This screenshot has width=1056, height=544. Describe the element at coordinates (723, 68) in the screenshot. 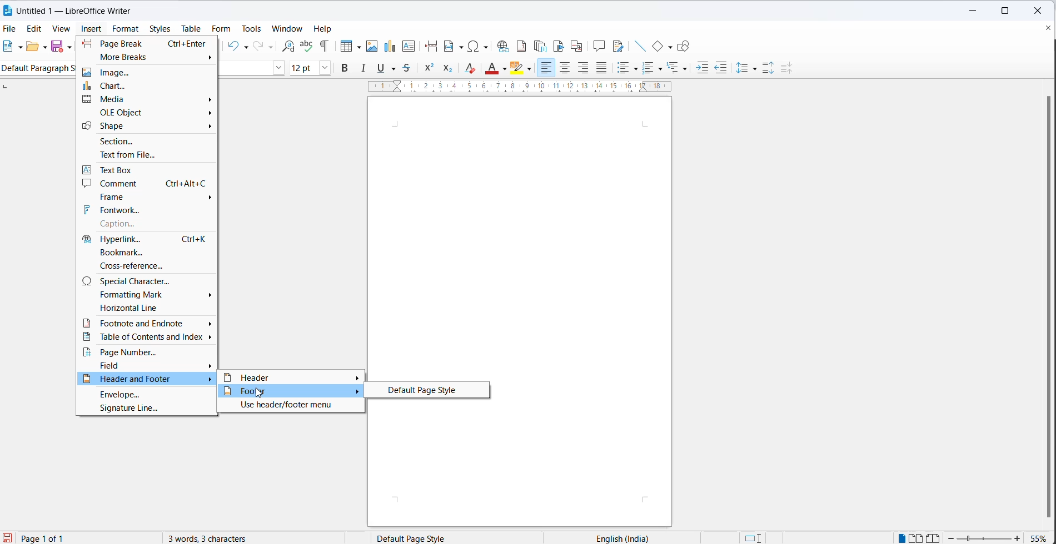

I see `decrease indent` at that location.